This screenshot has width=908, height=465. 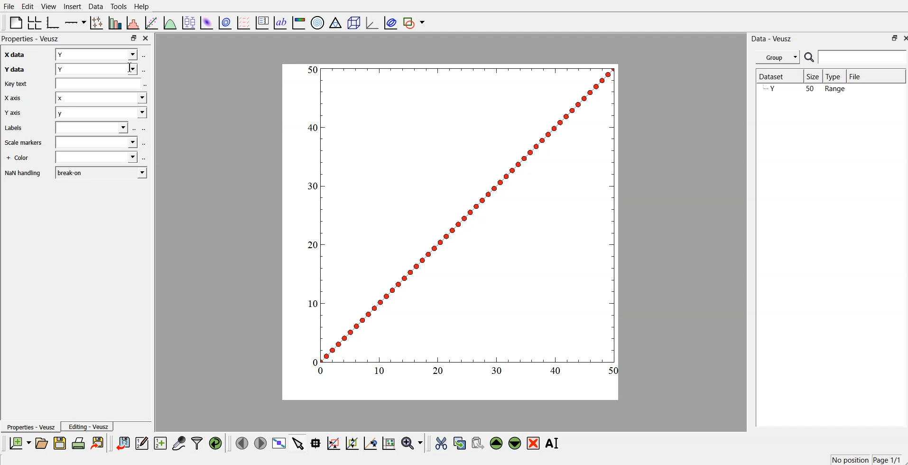 I want to click on Group , so click(x=778, y=57).